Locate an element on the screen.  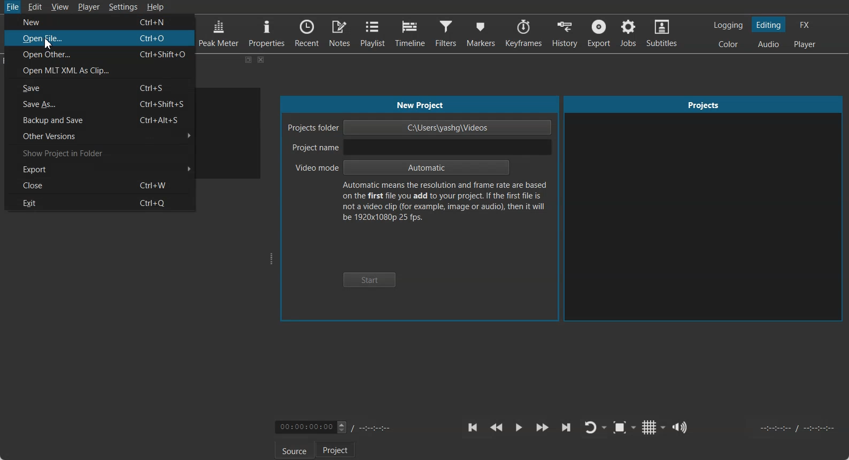
Video Timing adjuster is located at coordinates (311, 427).